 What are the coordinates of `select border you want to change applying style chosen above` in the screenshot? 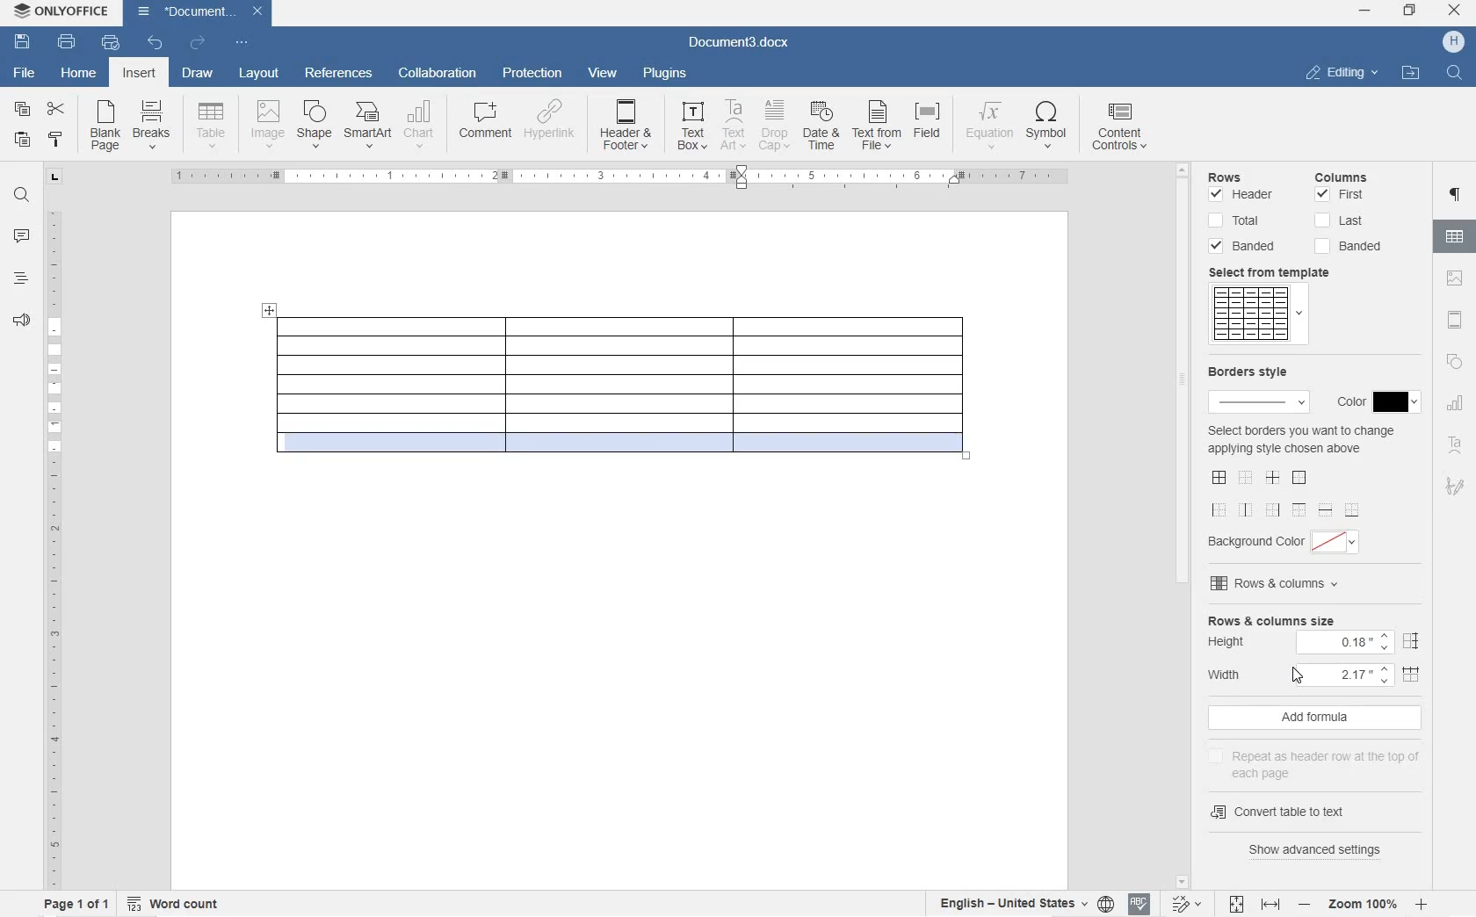 It's located at (1301, 470).